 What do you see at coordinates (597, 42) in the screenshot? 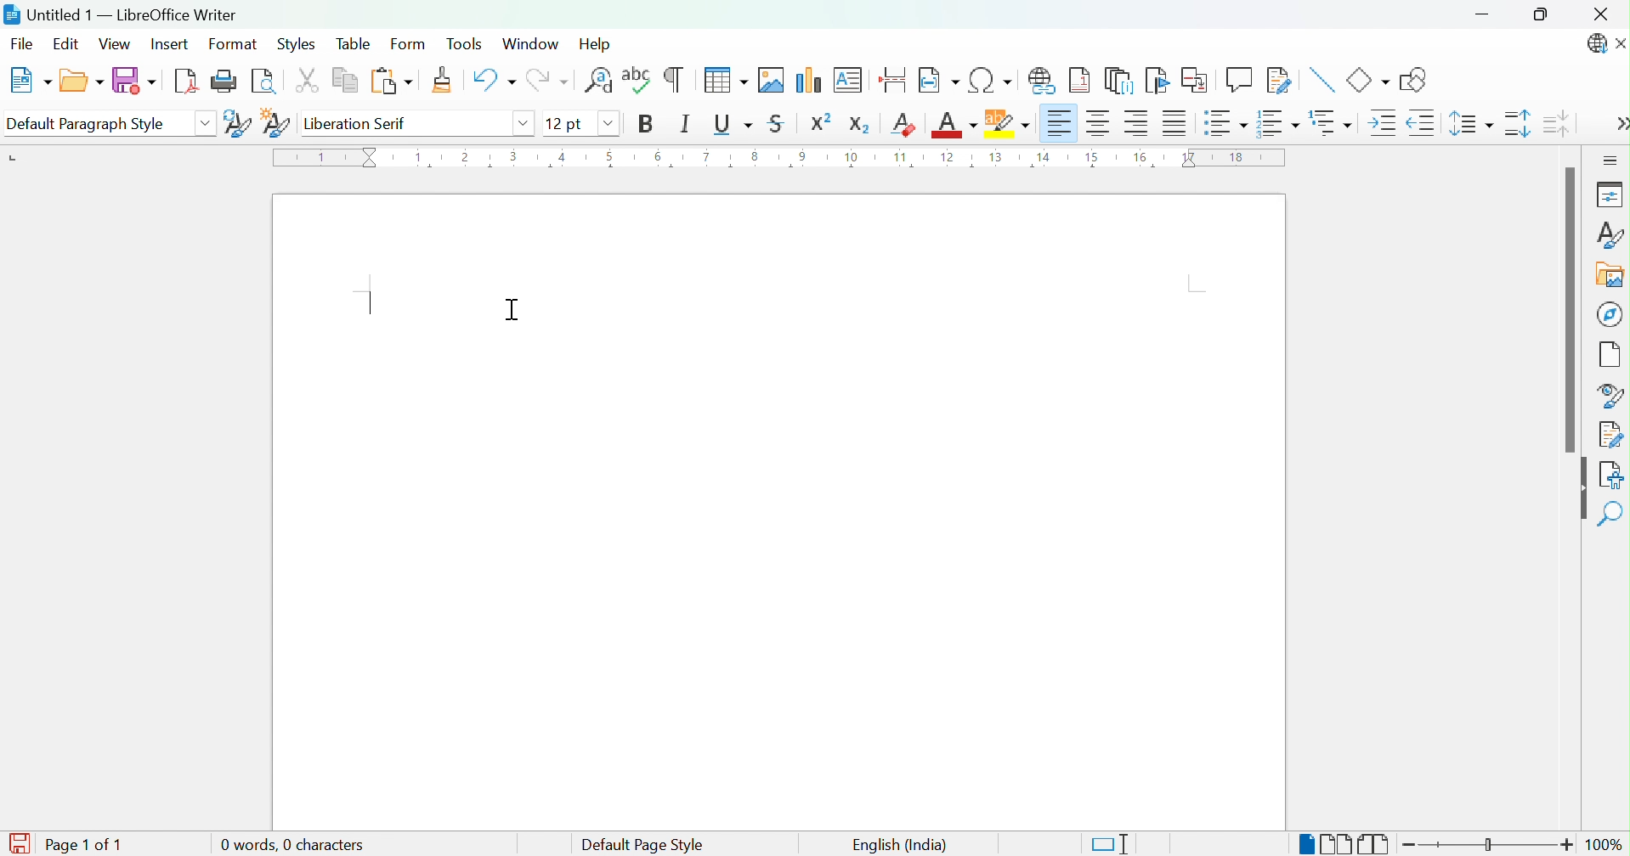
I see `Help` at bounding box center [597, 42].